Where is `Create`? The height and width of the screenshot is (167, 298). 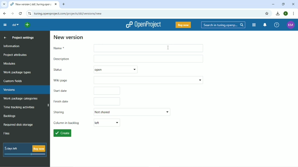
Create is located at coordinates (62, 133).